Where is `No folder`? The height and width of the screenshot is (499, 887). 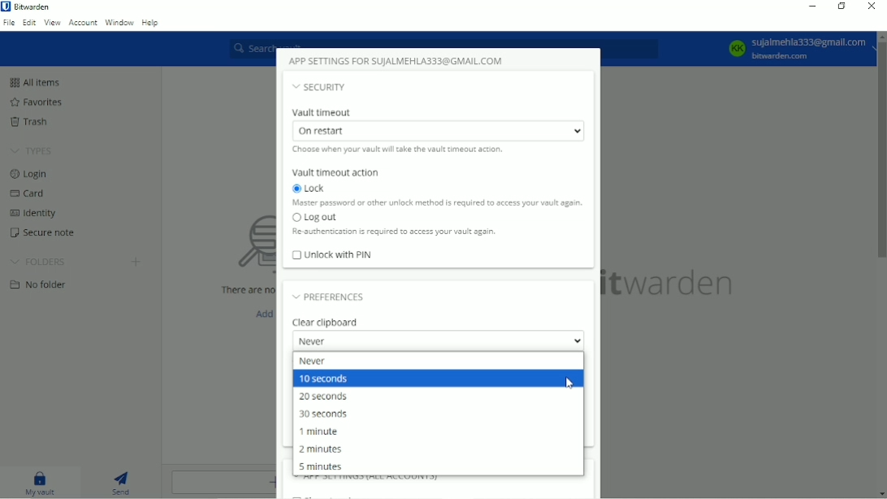
No folder is located at coordinates (40, 284).